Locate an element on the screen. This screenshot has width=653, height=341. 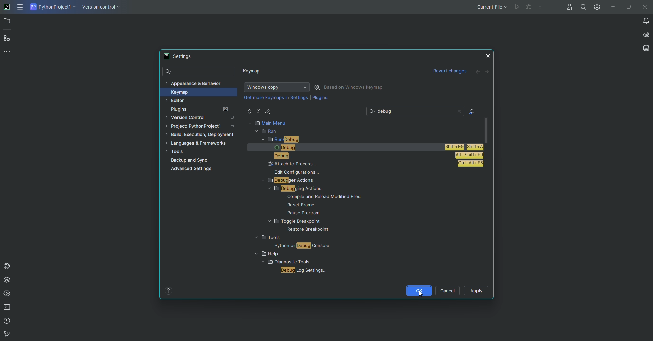
FOLDER NAME is located at coordinates (314, 222).